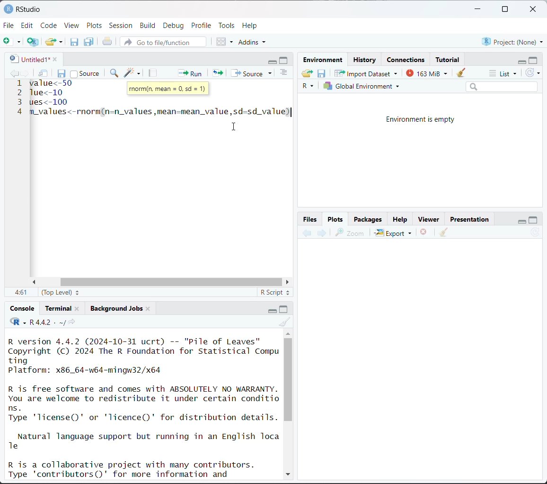  What do you see at coordinates (62, 72) in the screenshot?
I see `save current document` at bounding box center [62, 72].